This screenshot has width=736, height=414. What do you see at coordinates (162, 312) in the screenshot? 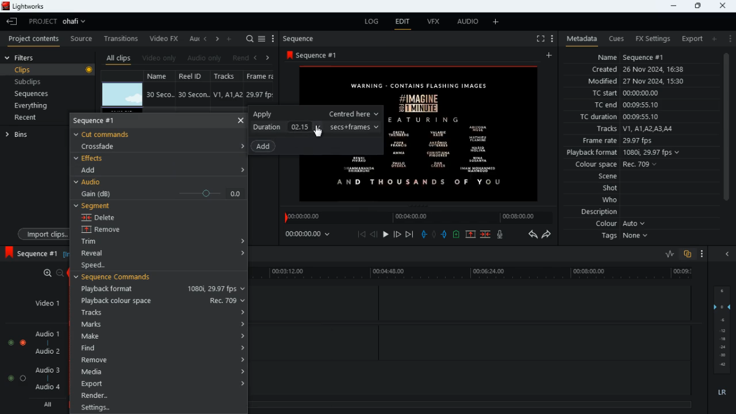
I see `tracks` at bounding box center [162, 312].